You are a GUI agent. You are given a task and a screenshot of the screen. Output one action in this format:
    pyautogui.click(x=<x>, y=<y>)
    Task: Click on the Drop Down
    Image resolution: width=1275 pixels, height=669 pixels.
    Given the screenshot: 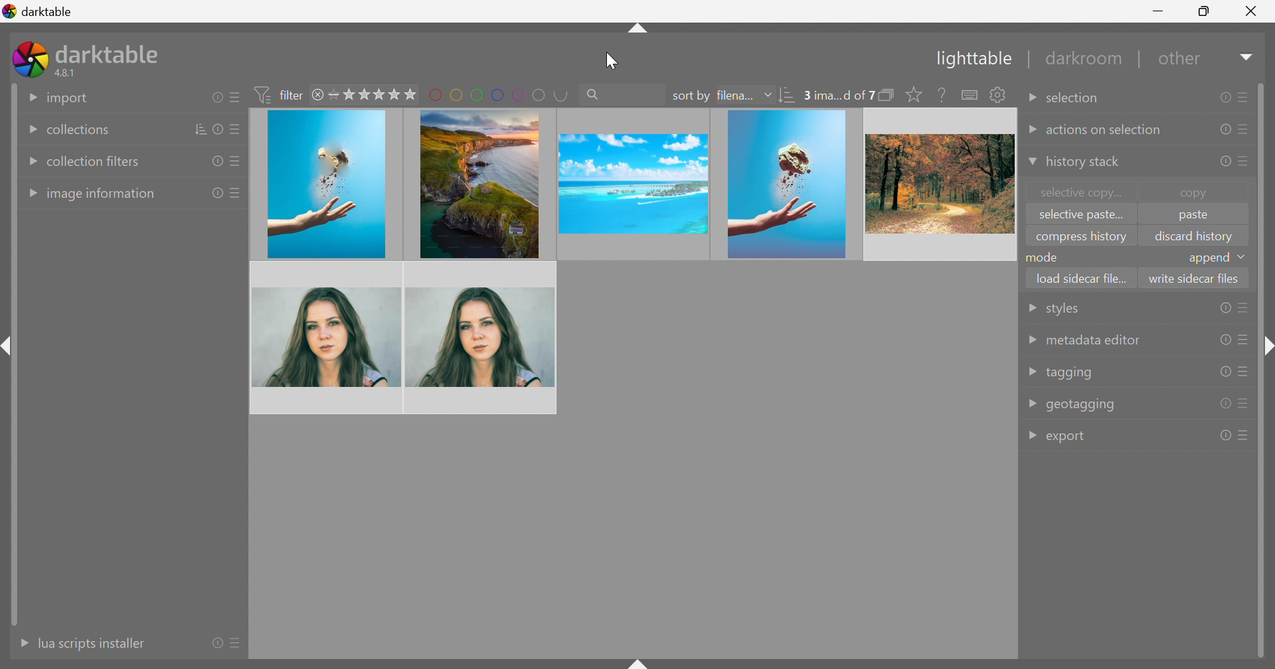 What is the action you would take?
    pyautogui.click(x=1031, y=340)
    